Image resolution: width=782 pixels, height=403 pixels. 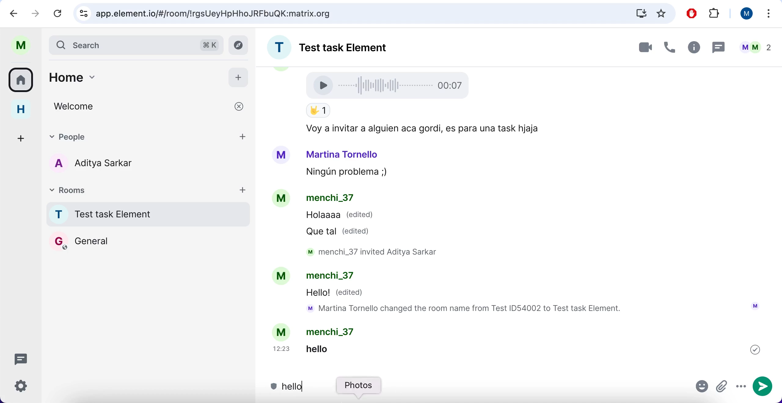 What do you see at coordinates (146, 214) in the screenshot?
I see `room name` at bounding box center [146, 214].